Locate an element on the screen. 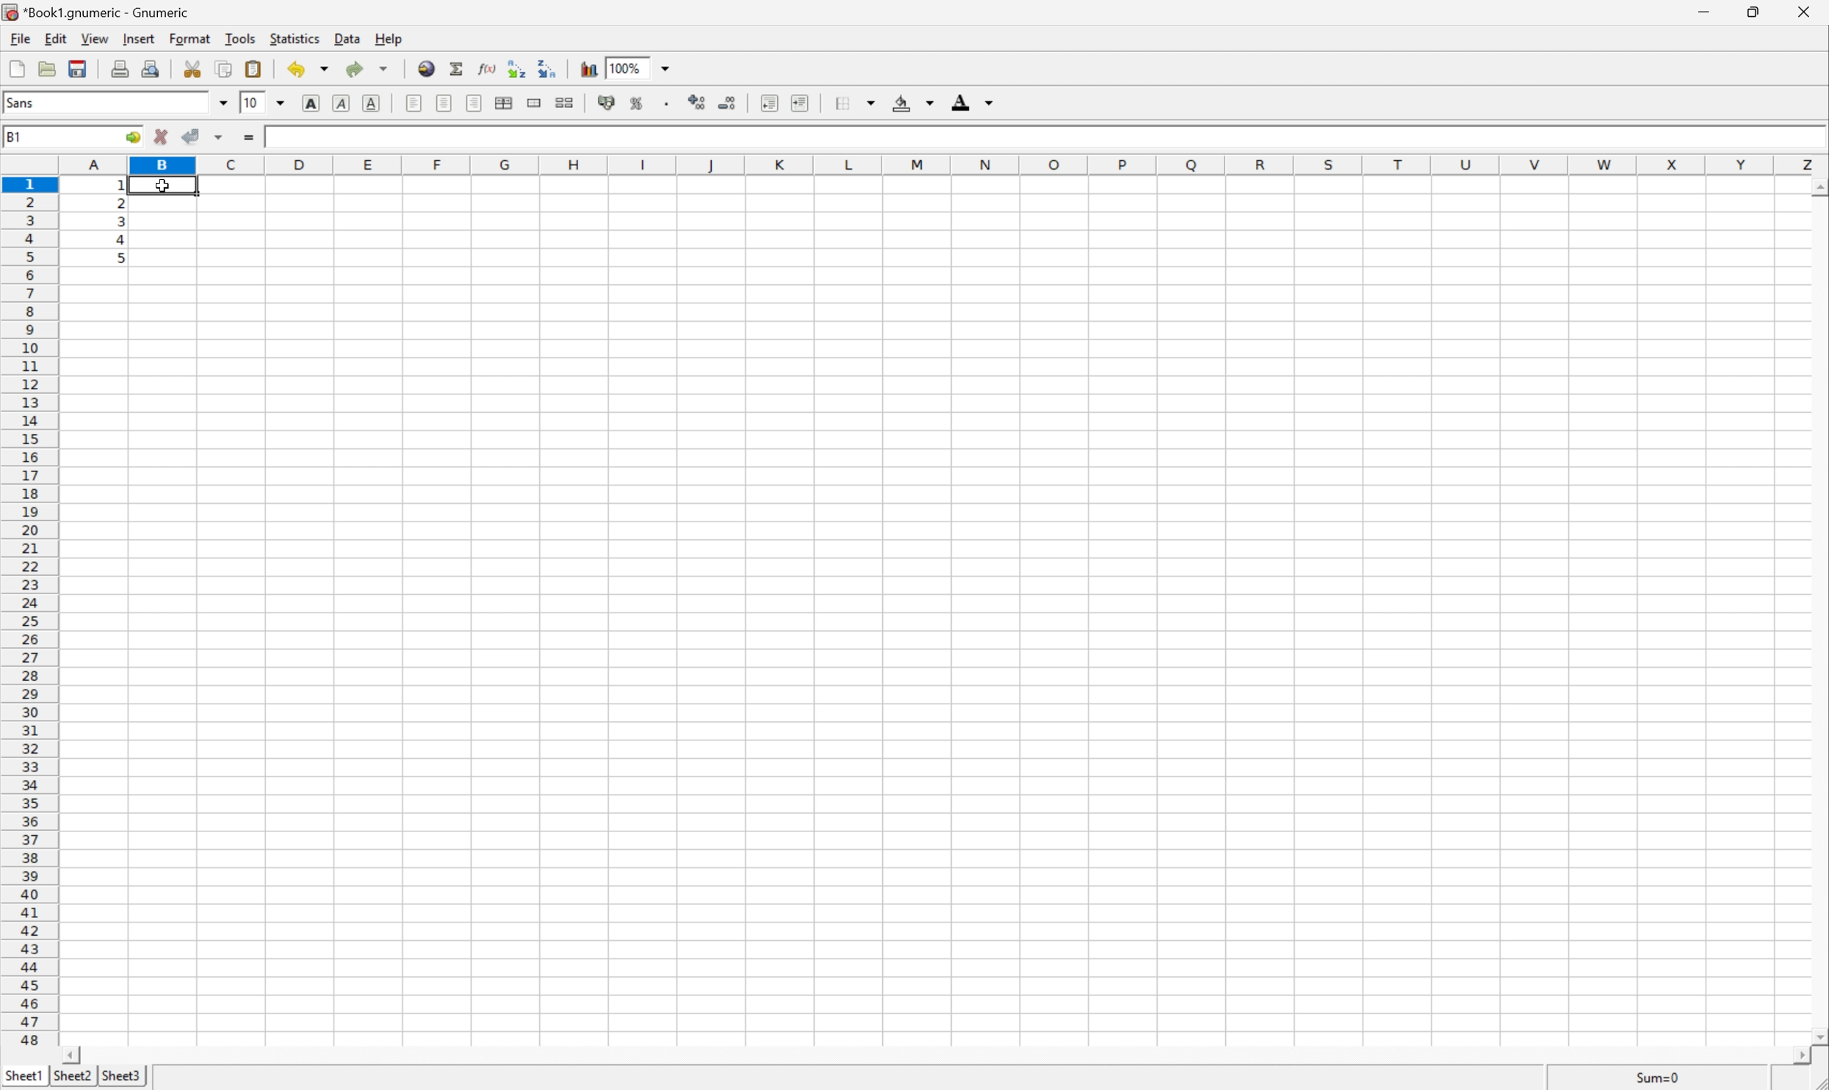 The image size is (1829, 1090). Save current workbook is located at coordinates (76, 67).